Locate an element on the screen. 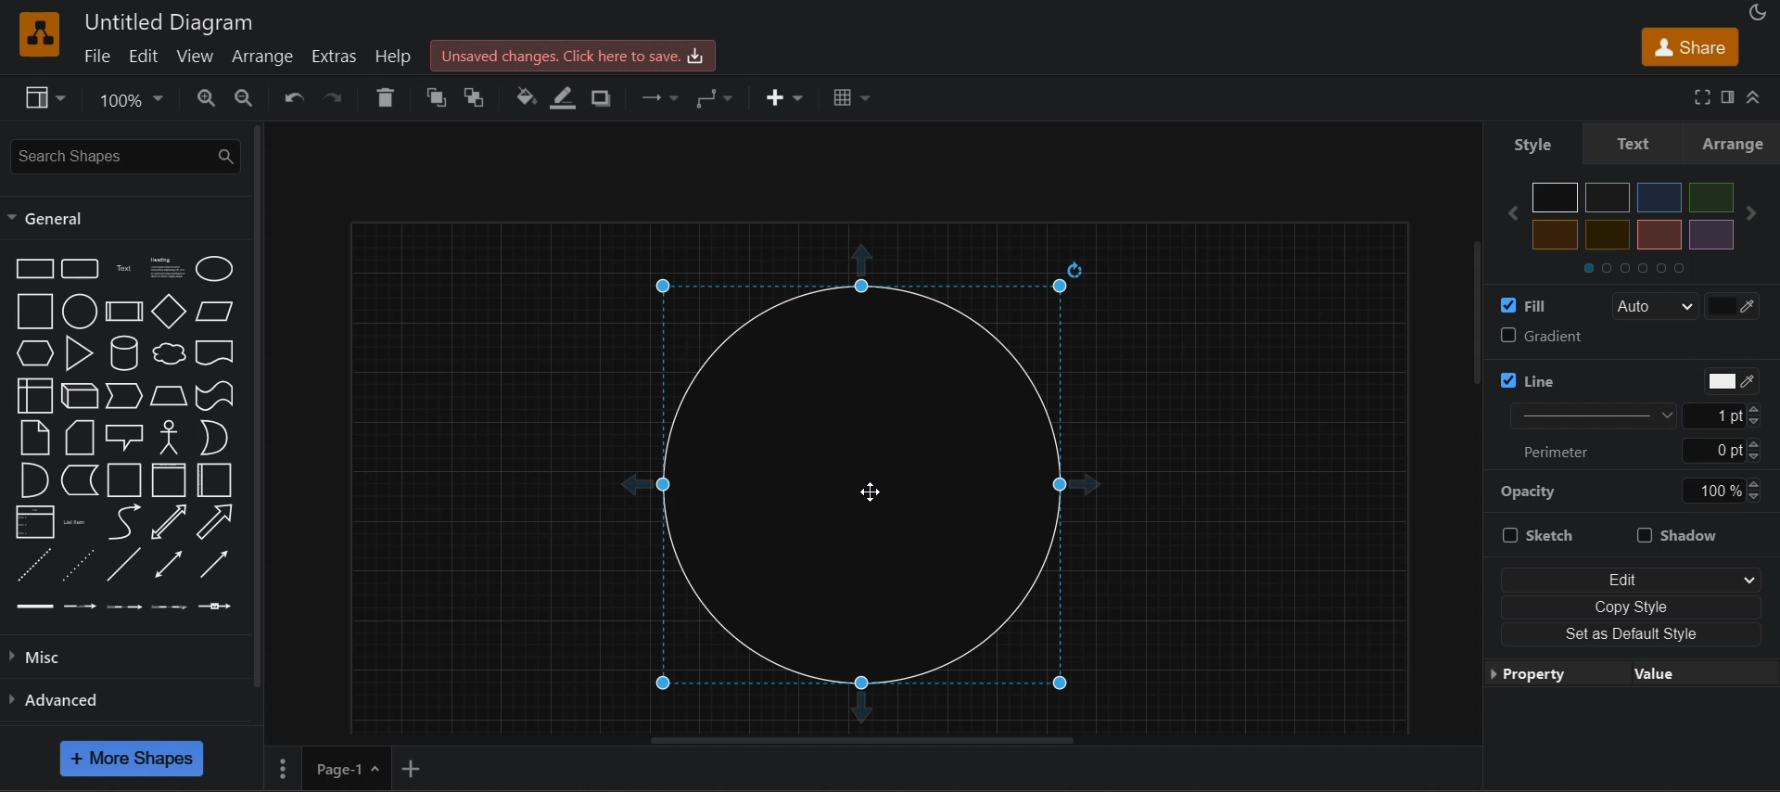 The image size is (1780, 792). document is located at coordinates (218, 351).